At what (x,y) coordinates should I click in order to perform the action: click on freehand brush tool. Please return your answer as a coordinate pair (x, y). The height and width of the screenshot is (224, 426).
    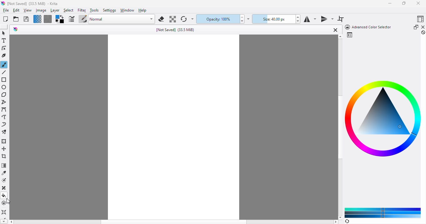
    Looking at the image, I should click on (4, 65).